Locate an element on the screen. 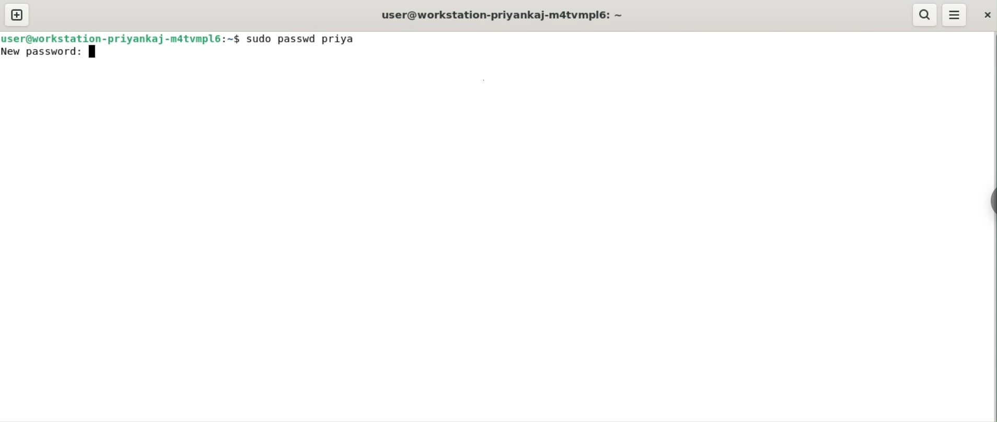  new password: is located at coordinates (42, 53).